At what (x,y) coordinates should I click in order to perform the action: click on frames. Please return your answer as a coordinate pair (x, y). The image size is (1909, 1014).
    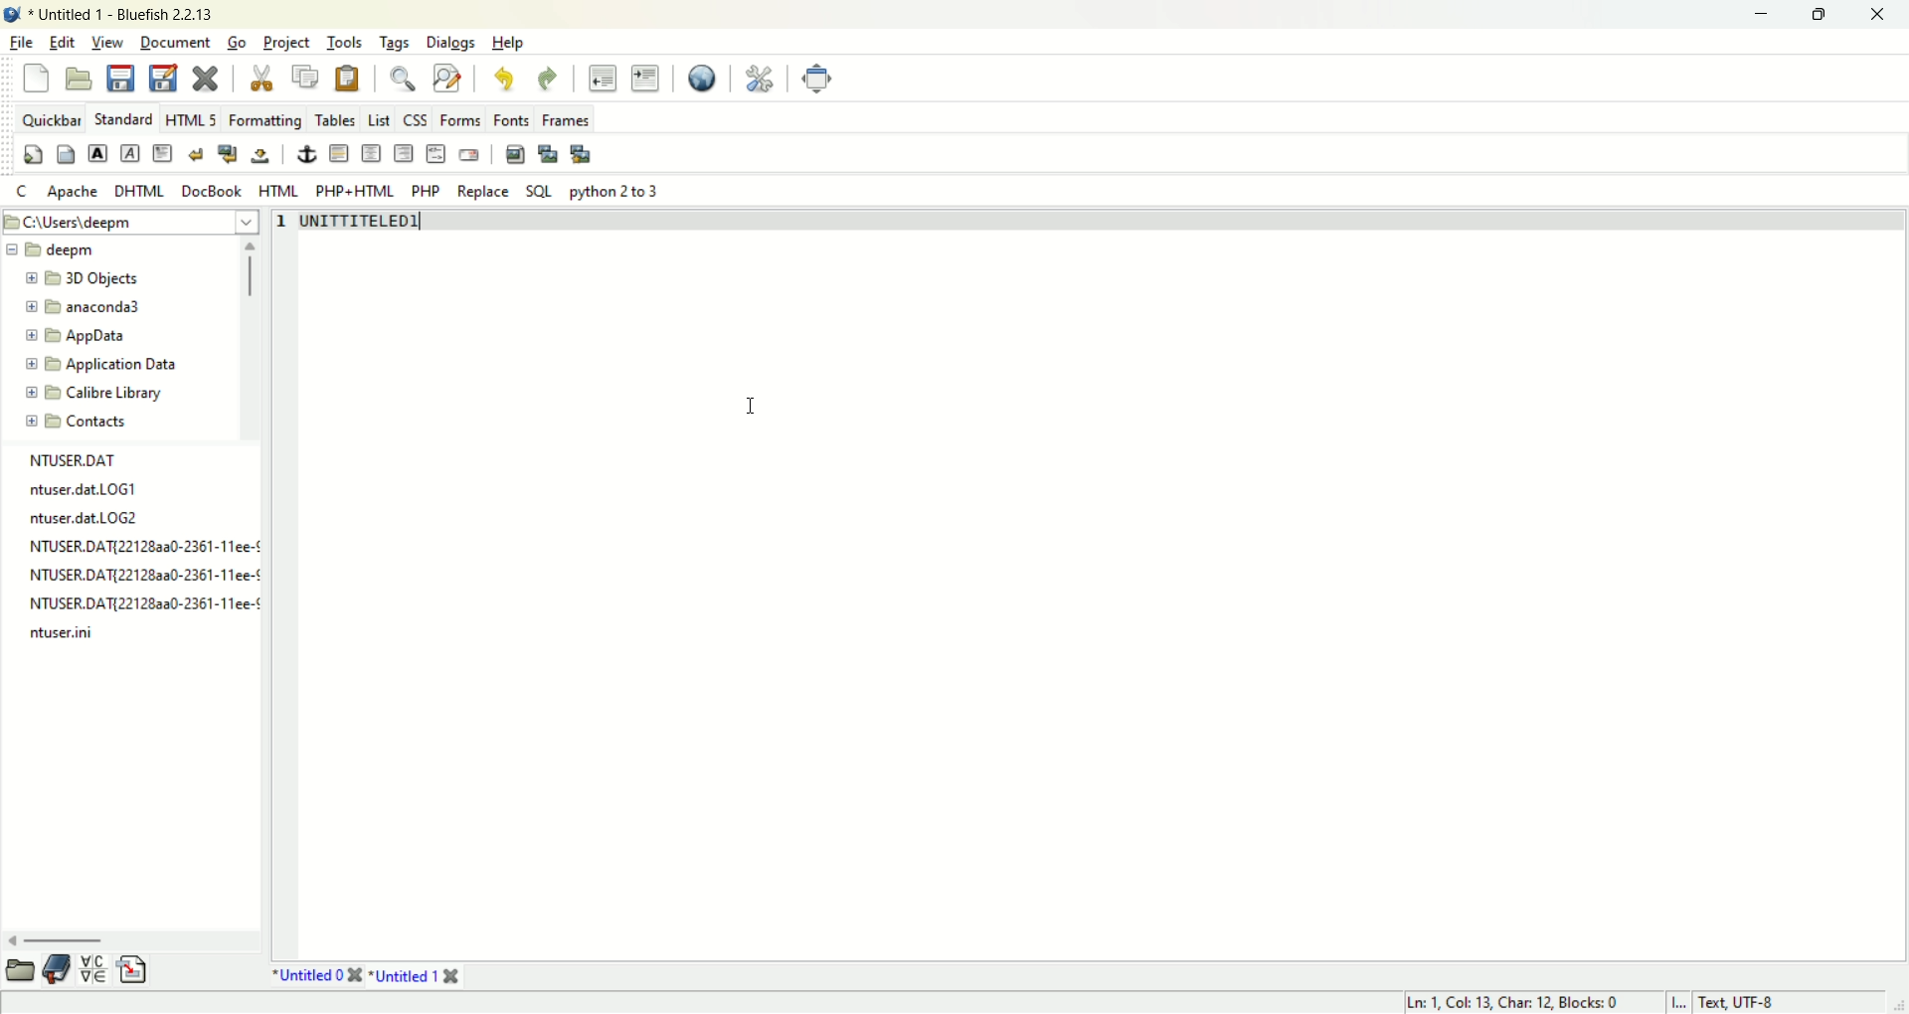
    Looking at the image, I should click on (569, 119).